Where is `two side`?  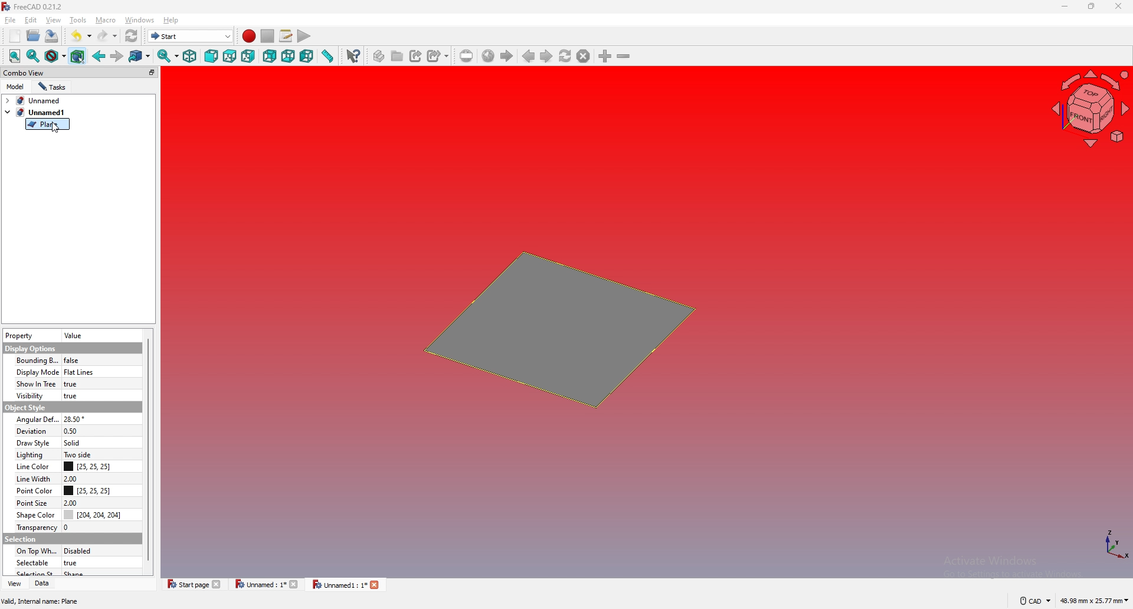
two side is located at coordinates (78, 454).